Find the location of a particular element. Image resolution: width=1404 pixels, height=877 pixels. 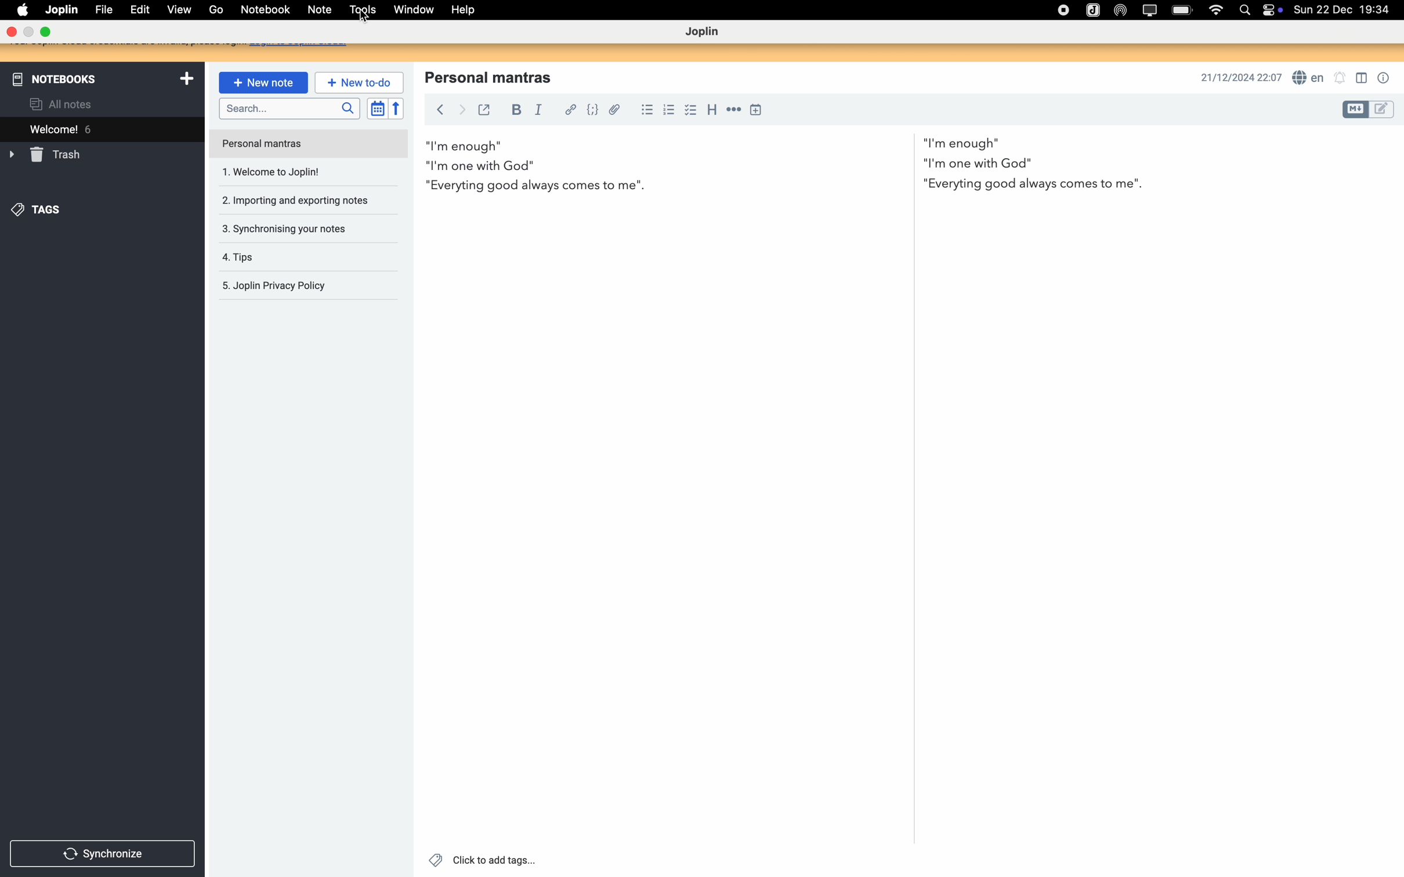

Joplin icon is located at coordinates (1092, 10).